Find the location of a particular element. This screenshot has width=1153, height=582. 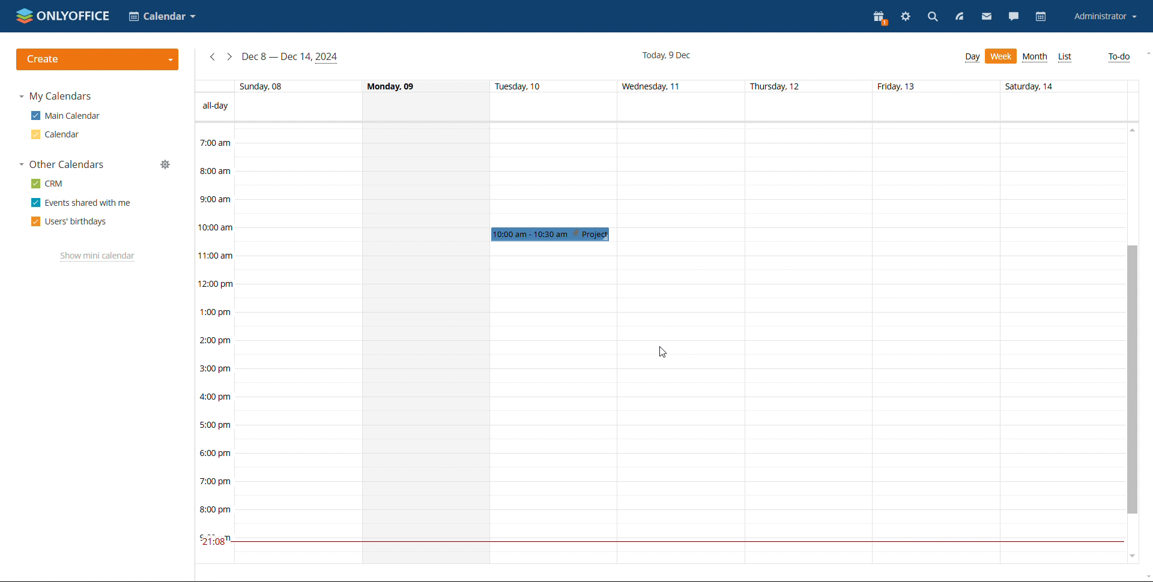

calendar is located at coordinates (53, 134).